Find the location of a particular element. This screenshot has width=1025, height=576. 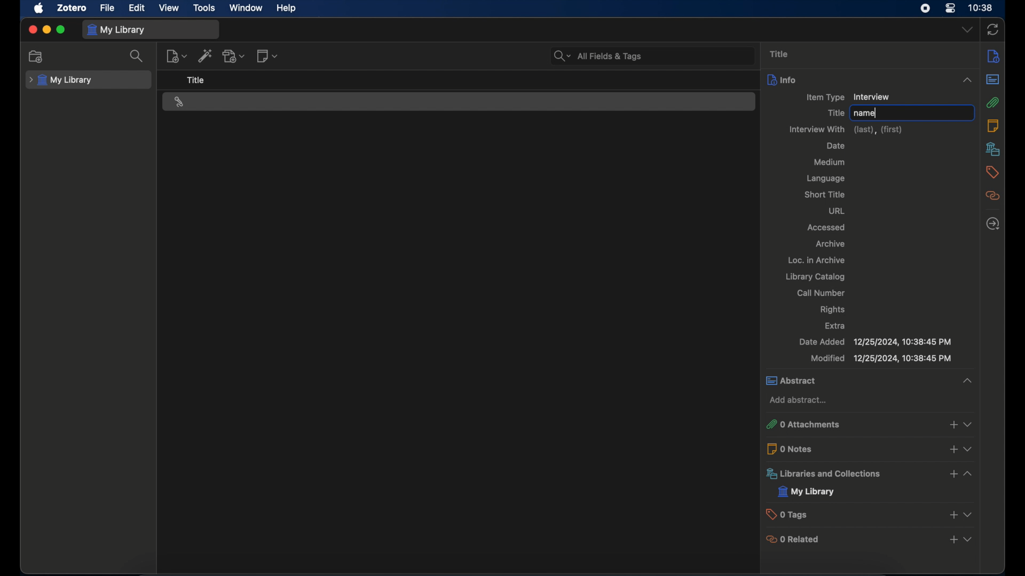

tags is located at coordinates (992, 172).